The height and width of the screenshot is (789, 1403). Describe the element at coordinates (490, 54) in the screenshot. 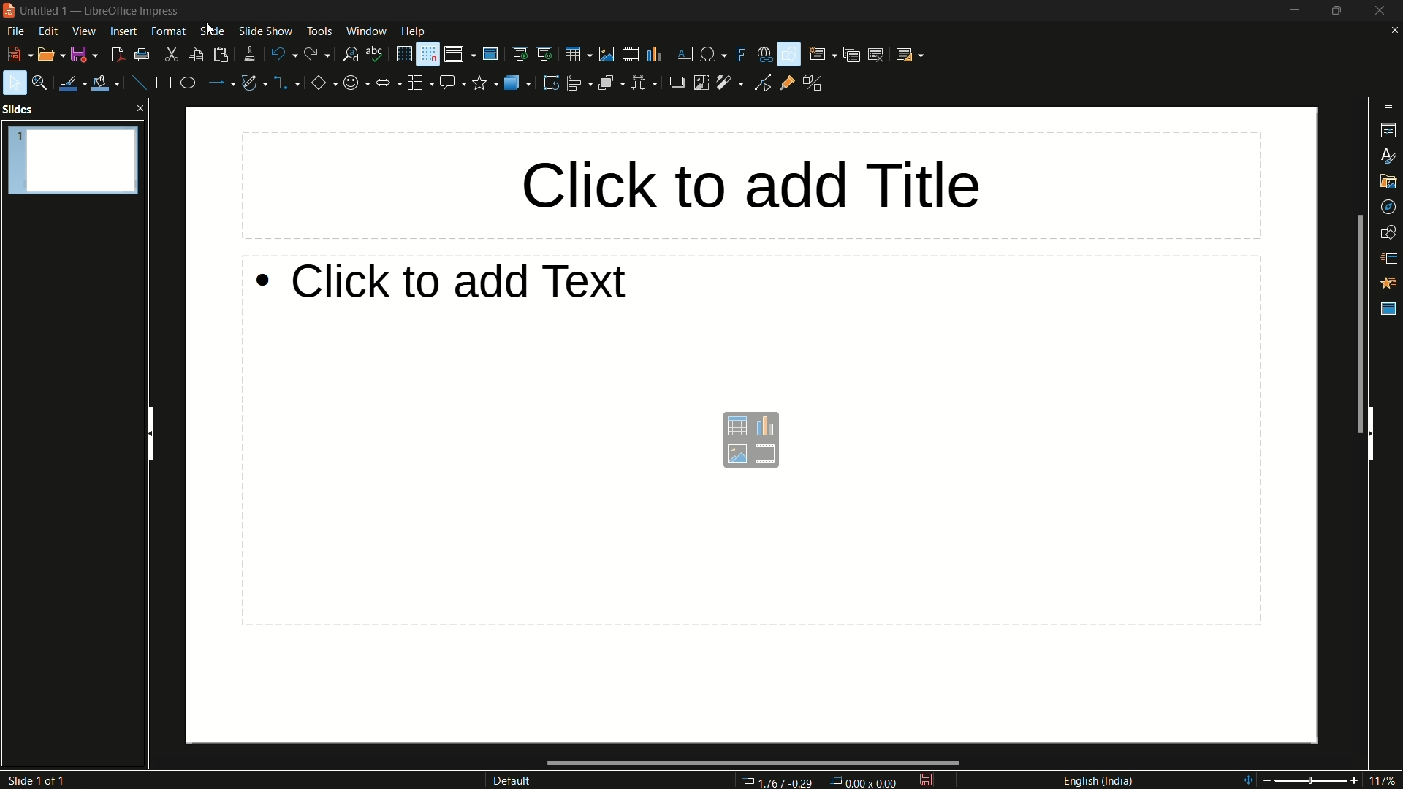

I see `master slide` at that location.